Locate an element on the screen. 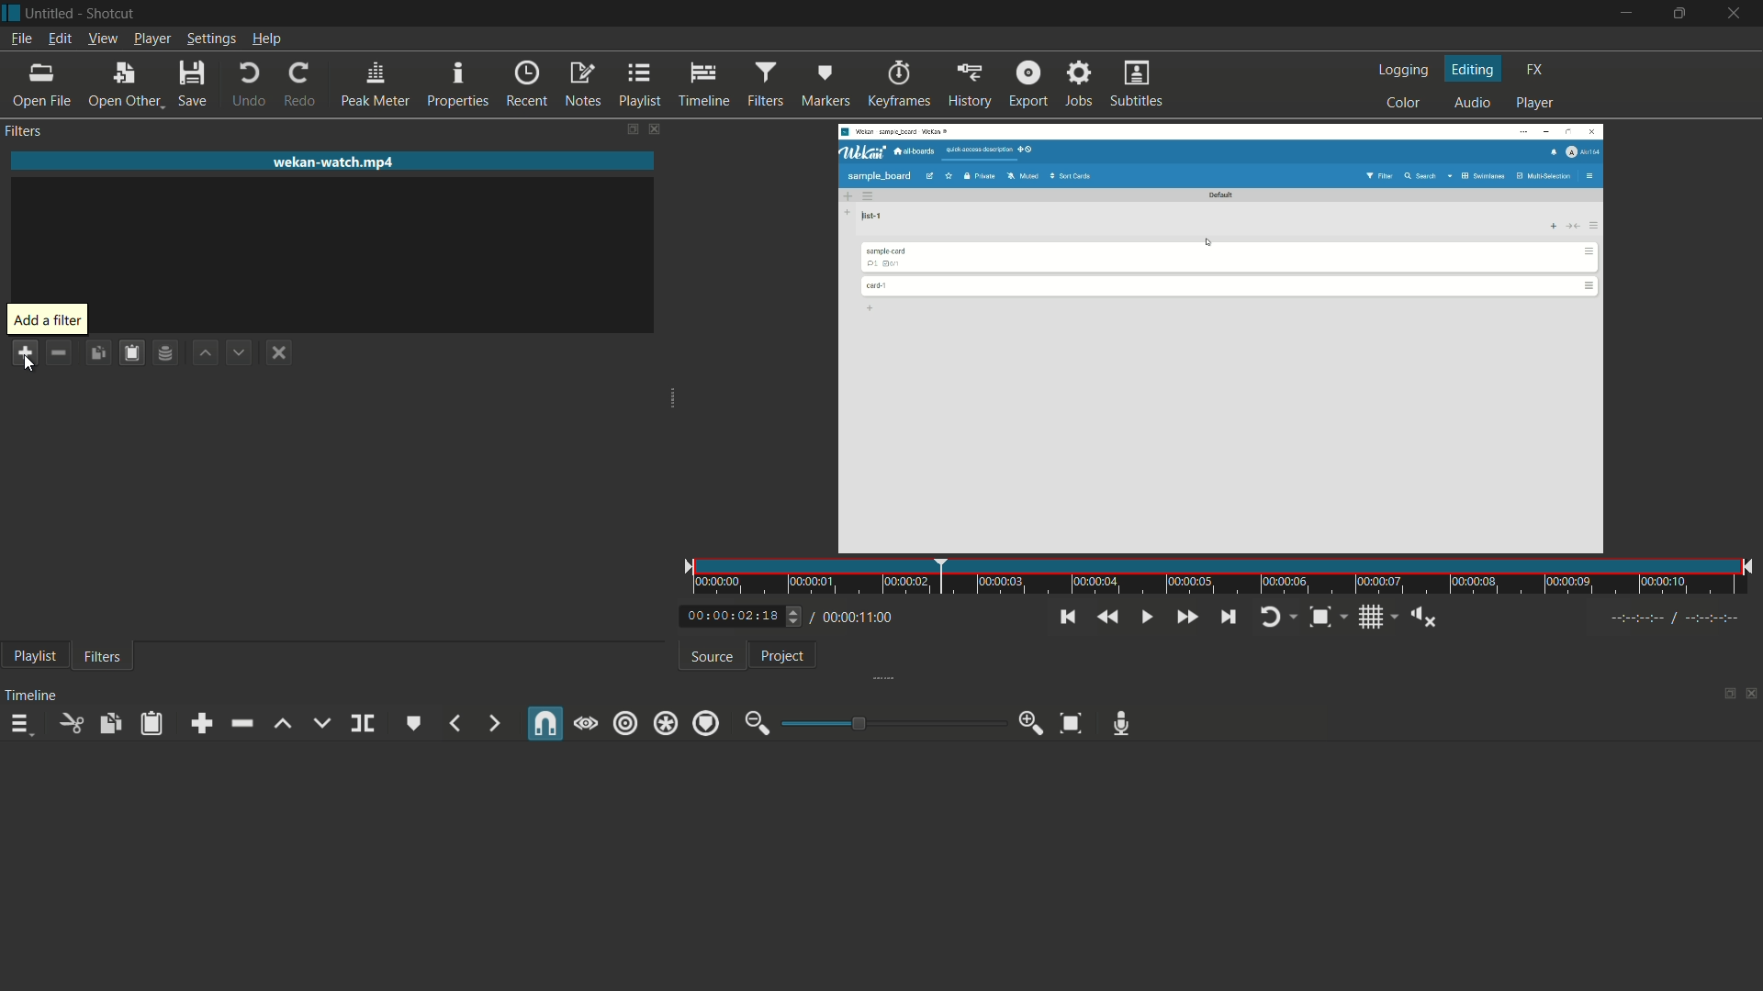  expand is located at coordinates (672, 401).